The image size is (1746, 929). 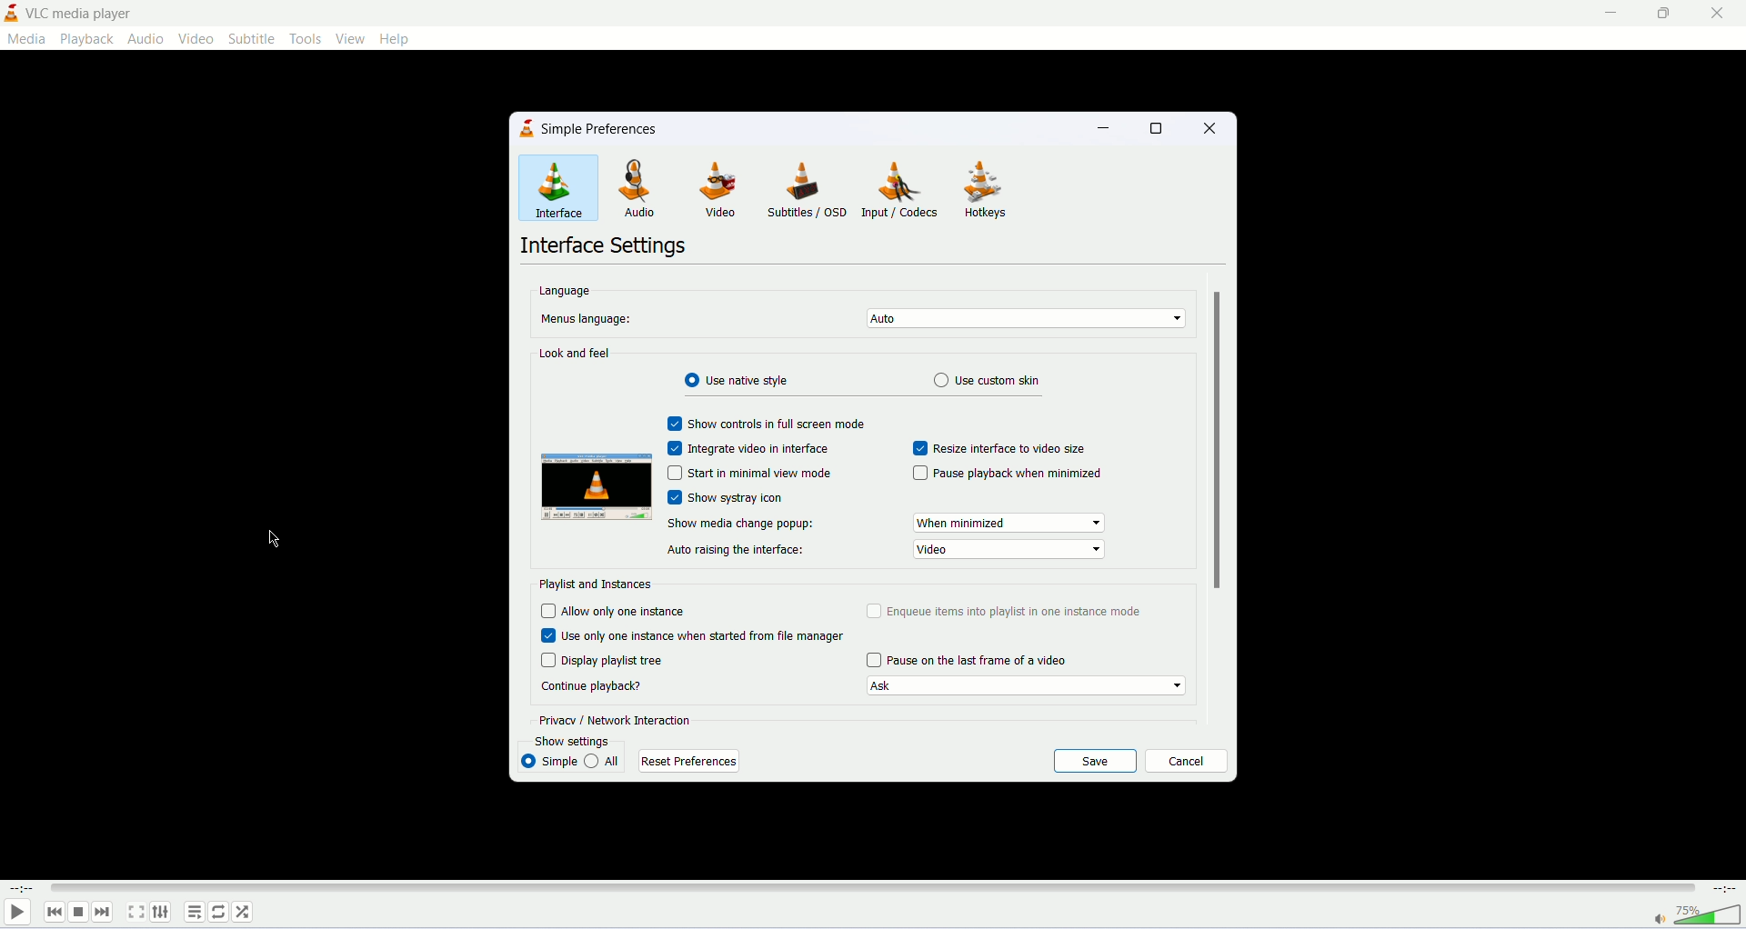 What do you see at coordinates (603, 584) in the screenshot?
I see `Playlist and instances` at bounding box center [603, 584].